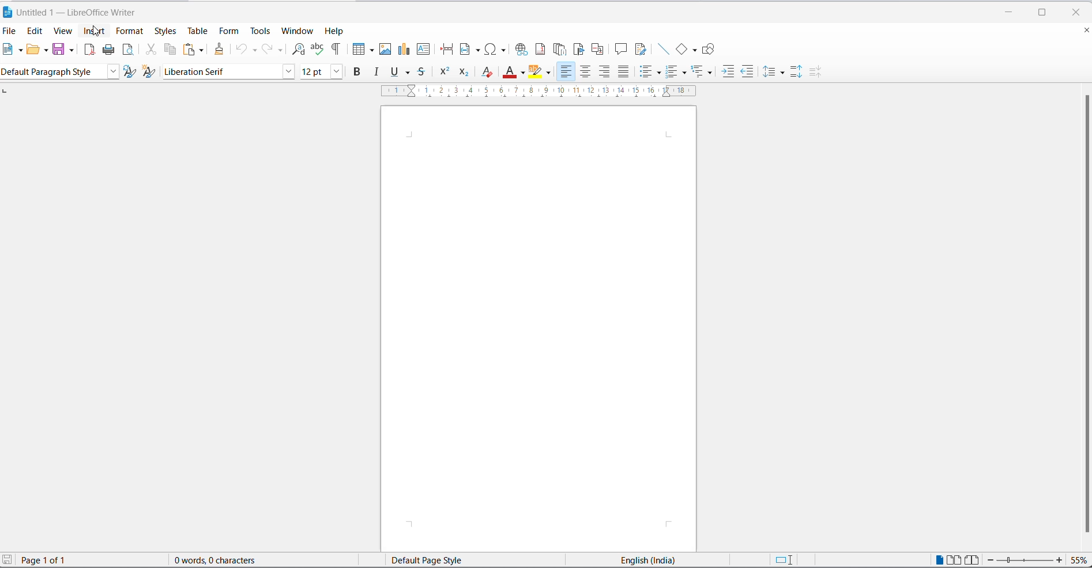  What do you see at coordinates (170, 50) in the screenshot?
I see `copy` at bounding box center [170, 50].